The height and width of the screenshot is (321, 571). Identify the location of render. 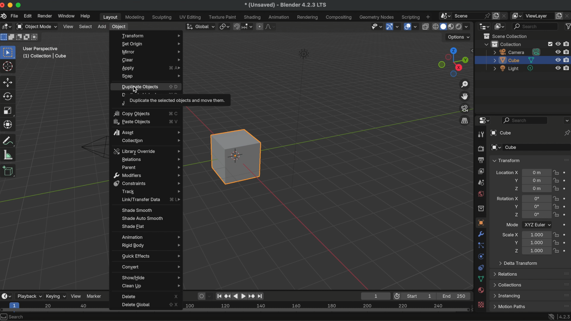
(480, 149).